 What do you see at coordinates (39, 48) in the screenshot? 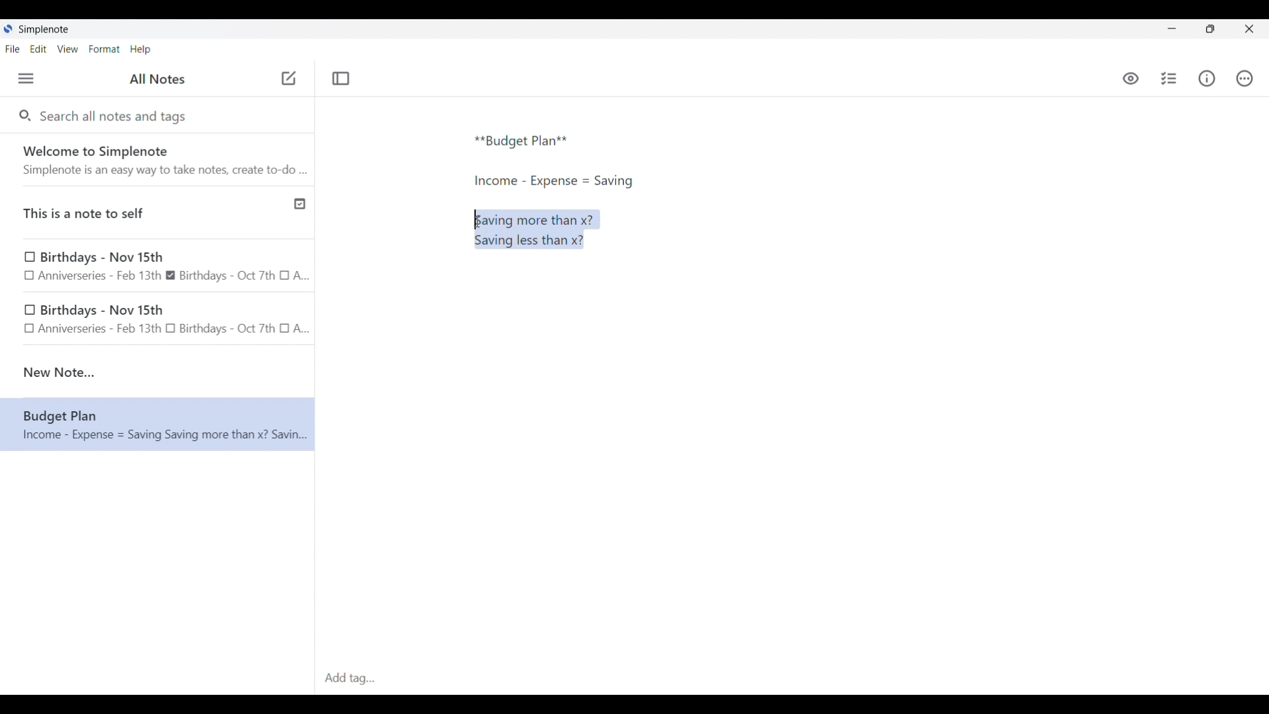
I see `Edit menu` at bounding box center [39, 48].